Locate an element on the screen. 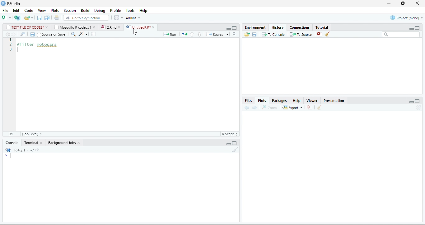 Image resolution: width=425 pixels, height=225 pixels. Viewer is located at coordinates (312, 101).